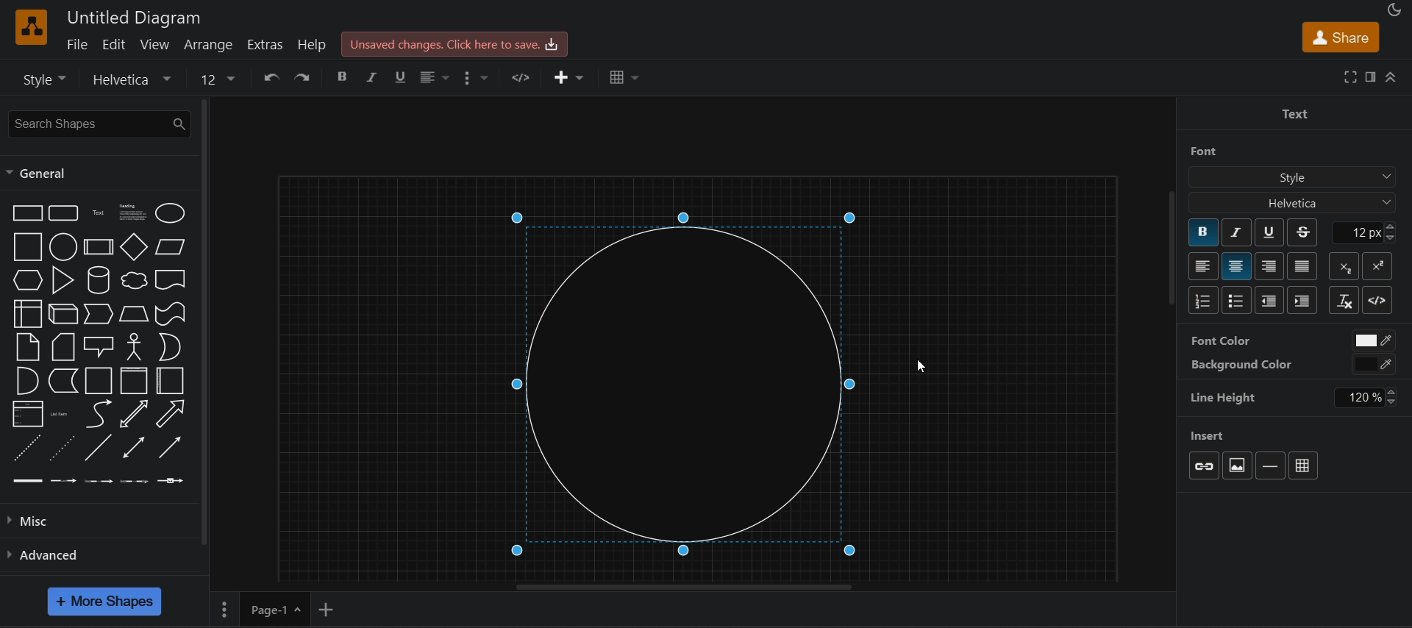 This screenshot has width=1412, height=628. I want to click on horizontal rule, so click(1269, 465).